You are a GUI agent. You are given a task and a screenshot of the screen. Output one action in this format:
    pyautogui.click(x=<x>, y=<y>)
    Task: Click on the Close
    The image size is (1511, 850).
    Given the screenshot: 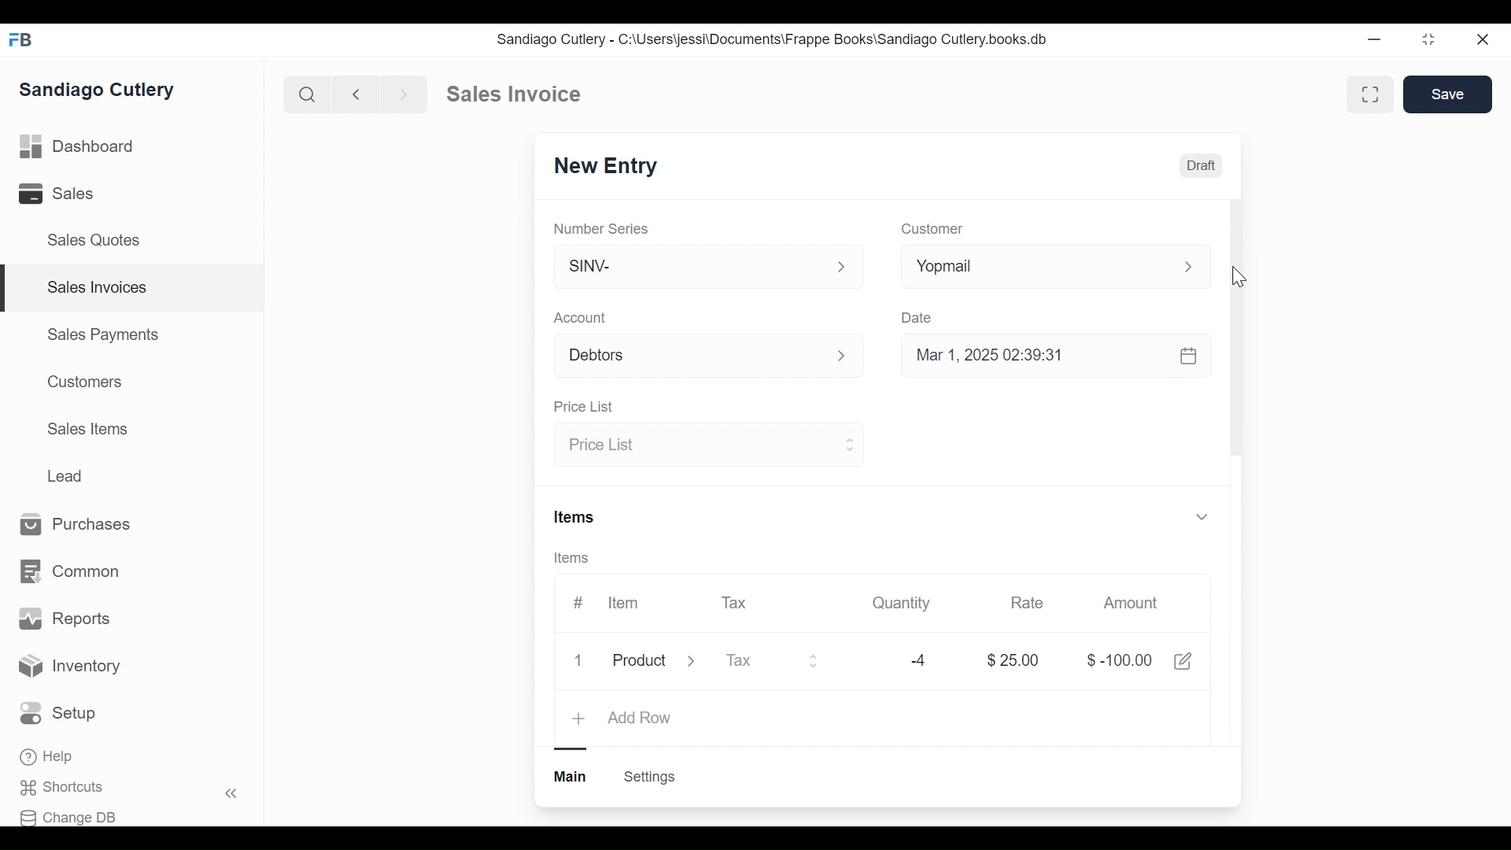 What is the action you would take?
    pyautogui.click(x=1486, y=40)
    